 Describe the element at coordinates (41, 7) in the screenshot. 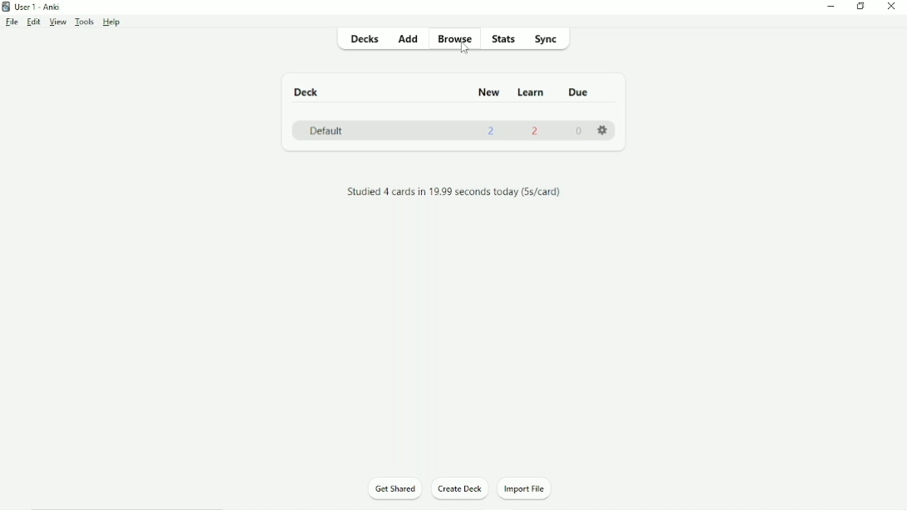

I see `User 1 - Anki` at that location.